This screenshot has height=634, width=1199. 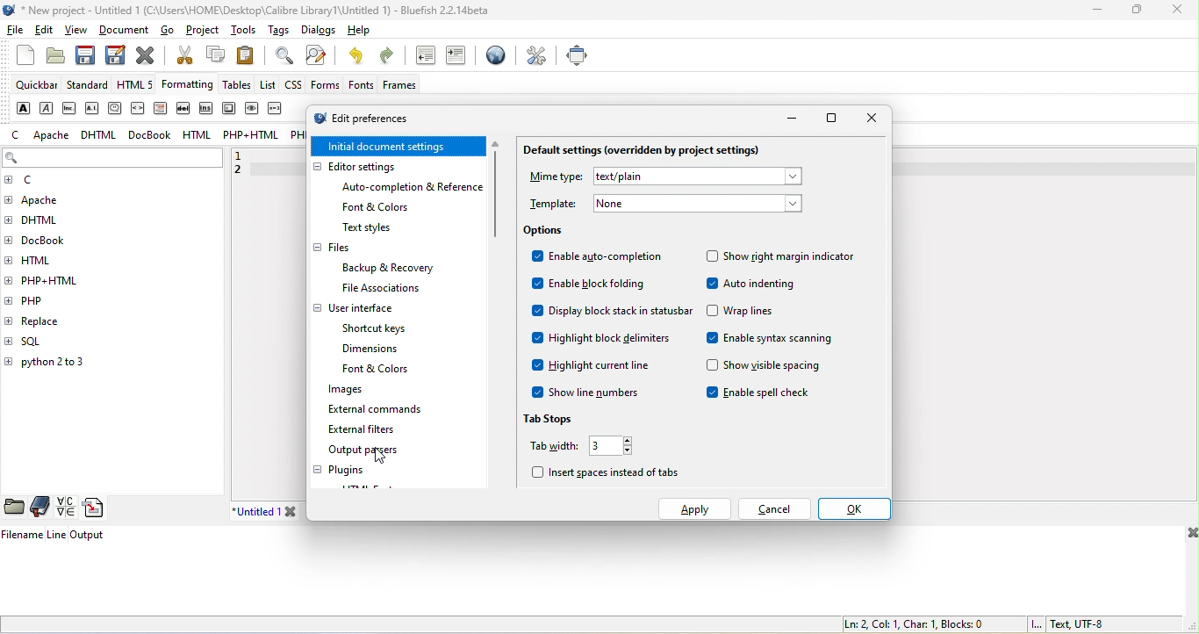 I want to click on css, so click(x=294, y=87).